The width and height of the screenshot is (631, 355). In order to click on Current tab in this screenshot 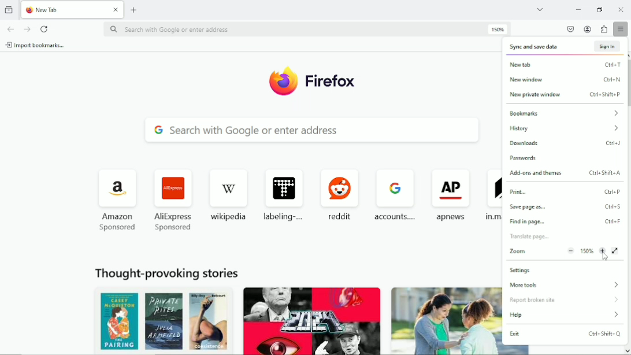, I will do `click(73, 10)`.